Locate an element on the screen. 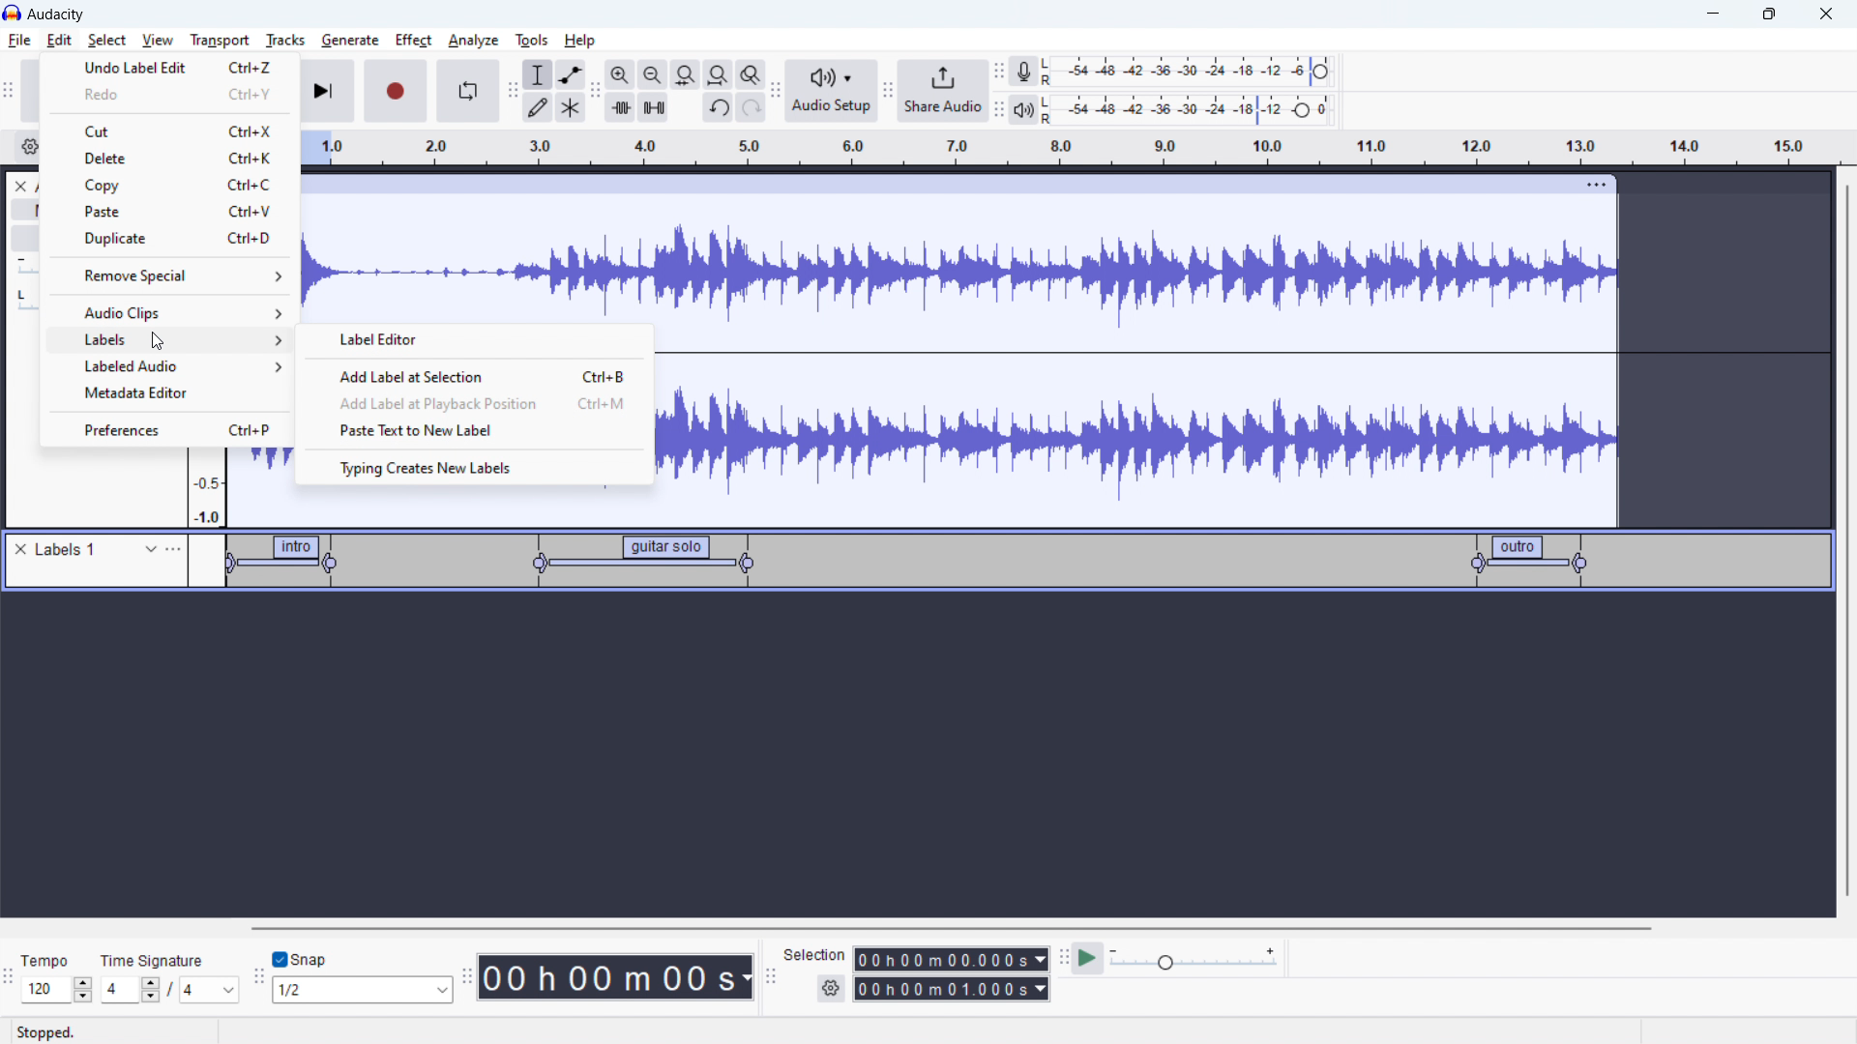 Image resolution: width=1857 pixels, height=1044 pixels. mute is located at coordinates (25, 211).